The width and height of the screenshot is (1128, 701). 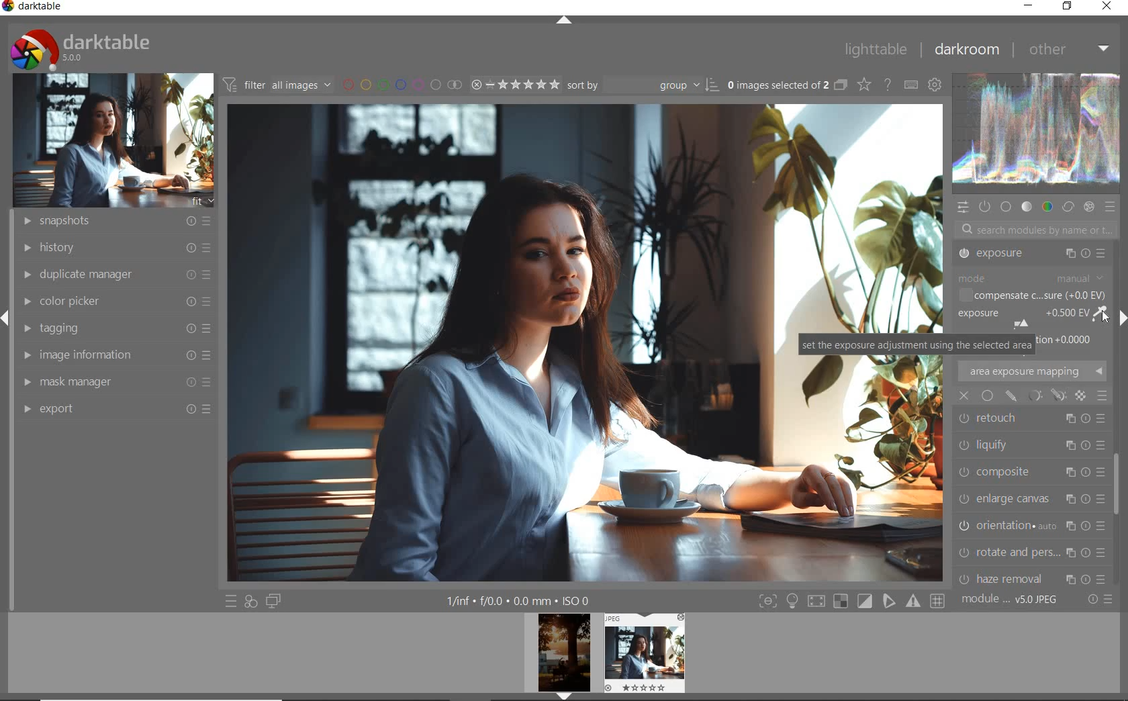 I want to click on CORRECT, so click(x=1068, y=205).